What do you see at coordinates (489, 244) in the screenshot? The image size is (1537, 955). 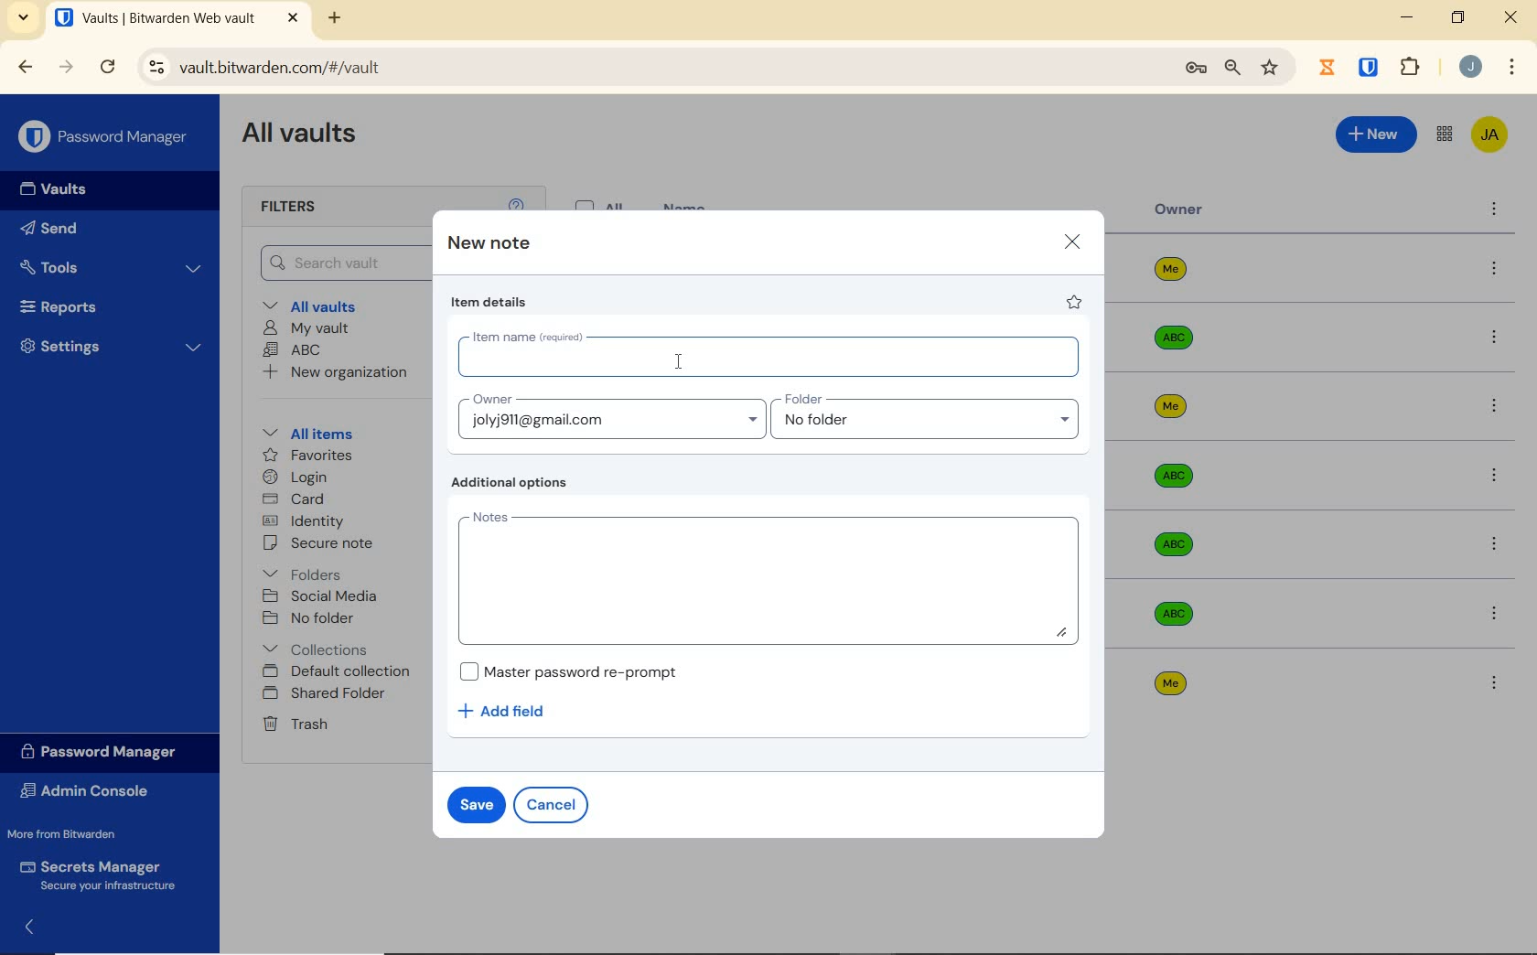 I see `new note` at bounding box center [489, 244].